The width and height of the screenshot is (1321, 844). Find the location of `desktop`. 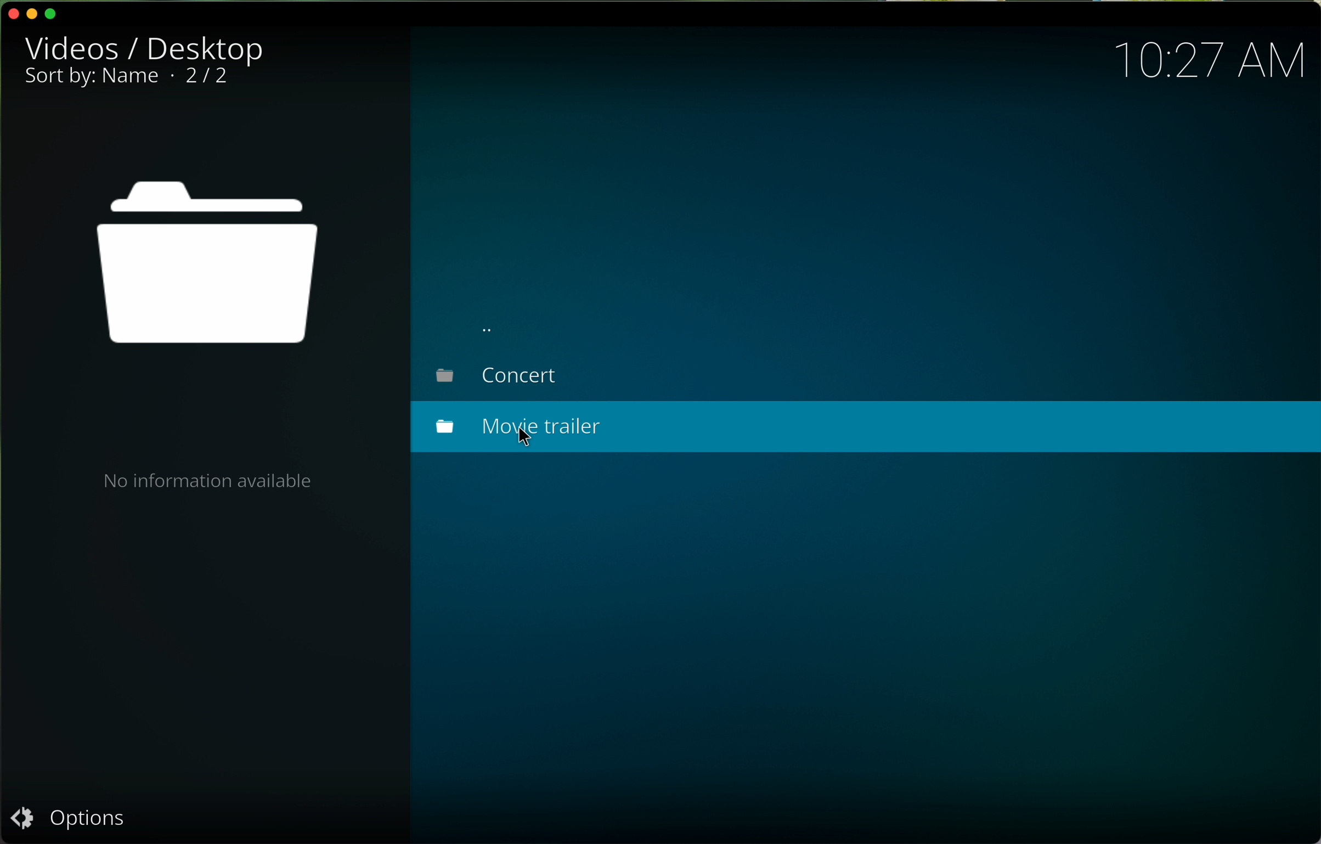

desktop is located at coordinates (207, 48).